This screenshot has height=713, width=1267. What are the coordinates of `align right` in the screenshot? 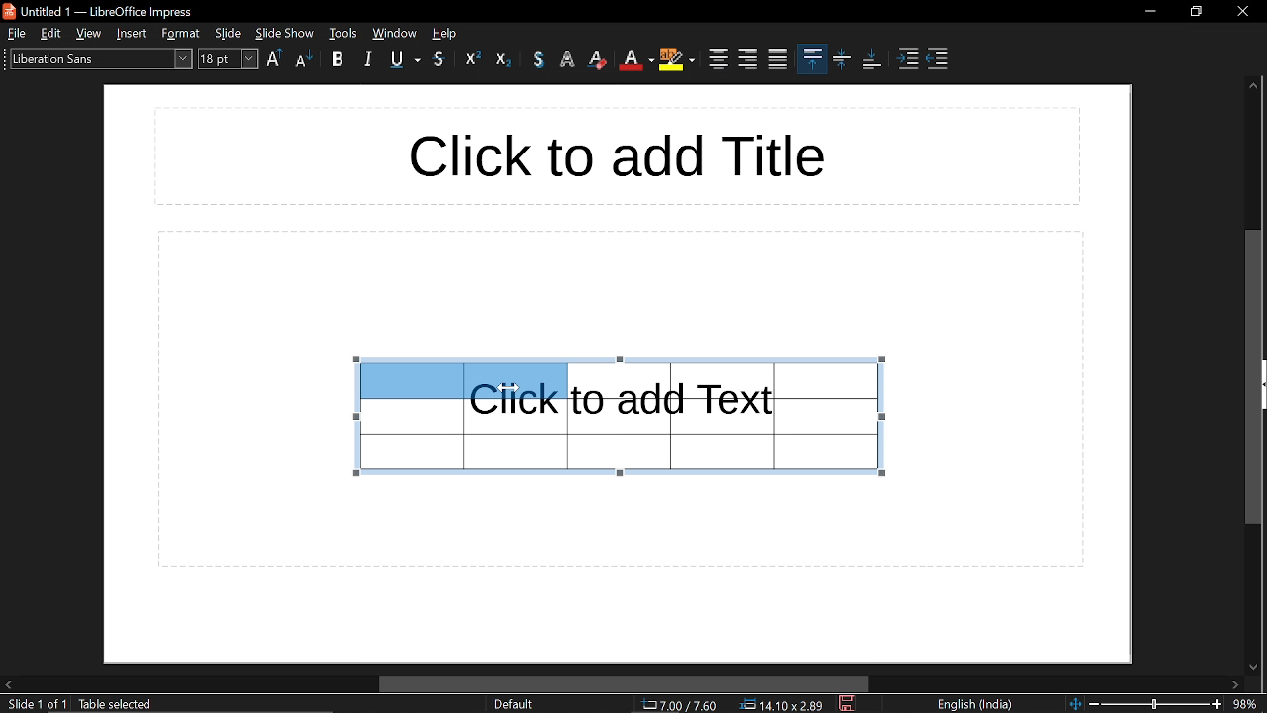 It's located at (748, 58).